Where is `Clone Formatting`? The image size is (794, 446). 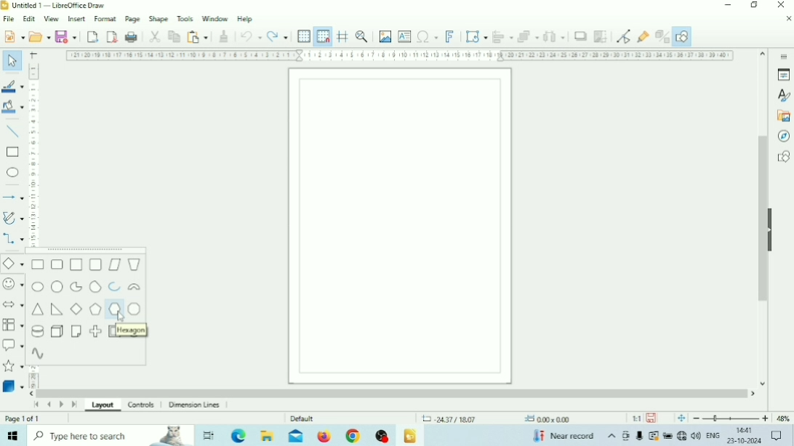 Clone Formatting is located at coordinates (224, 36).